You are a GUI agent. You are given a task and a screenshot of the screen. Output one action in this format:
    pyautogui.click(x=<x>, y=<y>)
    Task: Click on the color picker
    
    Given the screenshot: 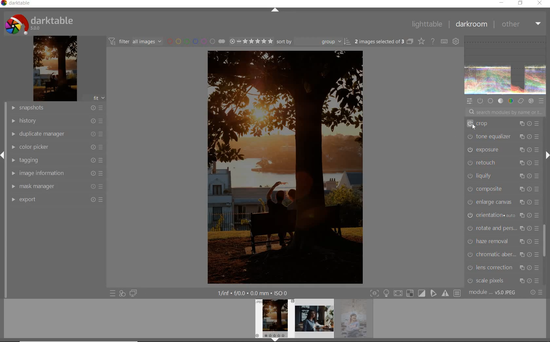 What is the action you would take?
    pyautogui.click(x=56, y=147)
    